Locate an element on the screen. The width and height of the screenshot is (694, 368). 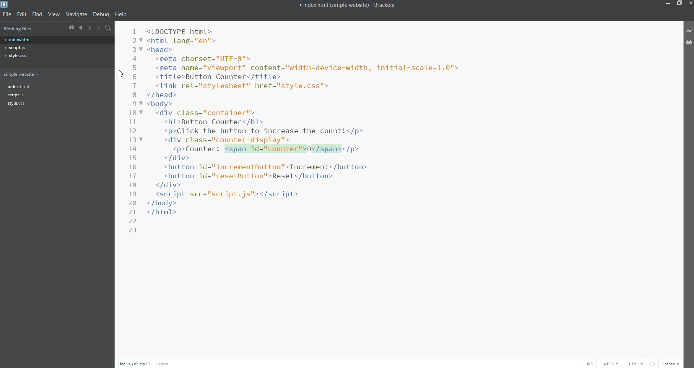
show in file tree is located at coordinates (72, 28).